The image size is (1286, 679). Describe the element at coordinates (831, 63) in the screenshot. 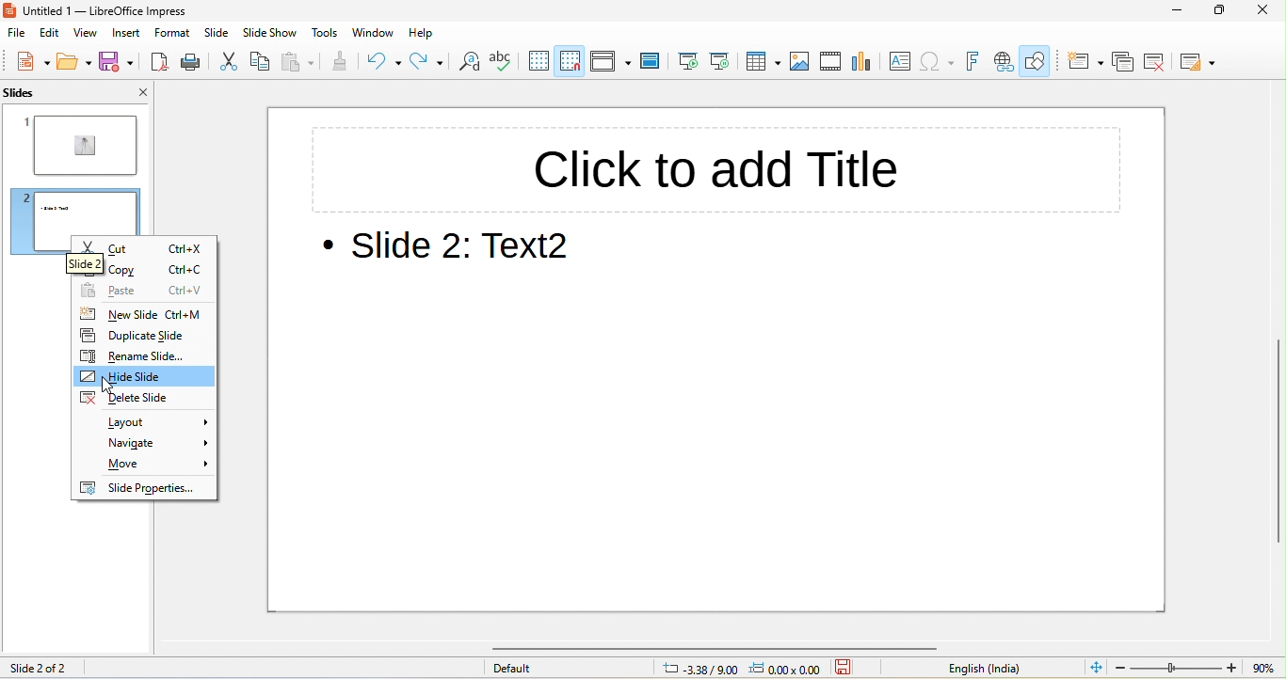

I see `video` at that location.